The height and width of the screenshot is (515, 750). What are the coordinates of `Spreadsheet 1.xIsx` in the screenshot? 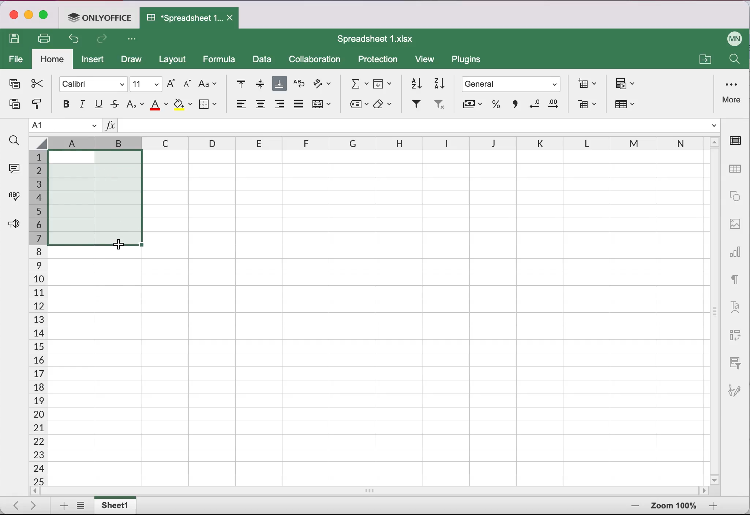 It's located at (380, 39).